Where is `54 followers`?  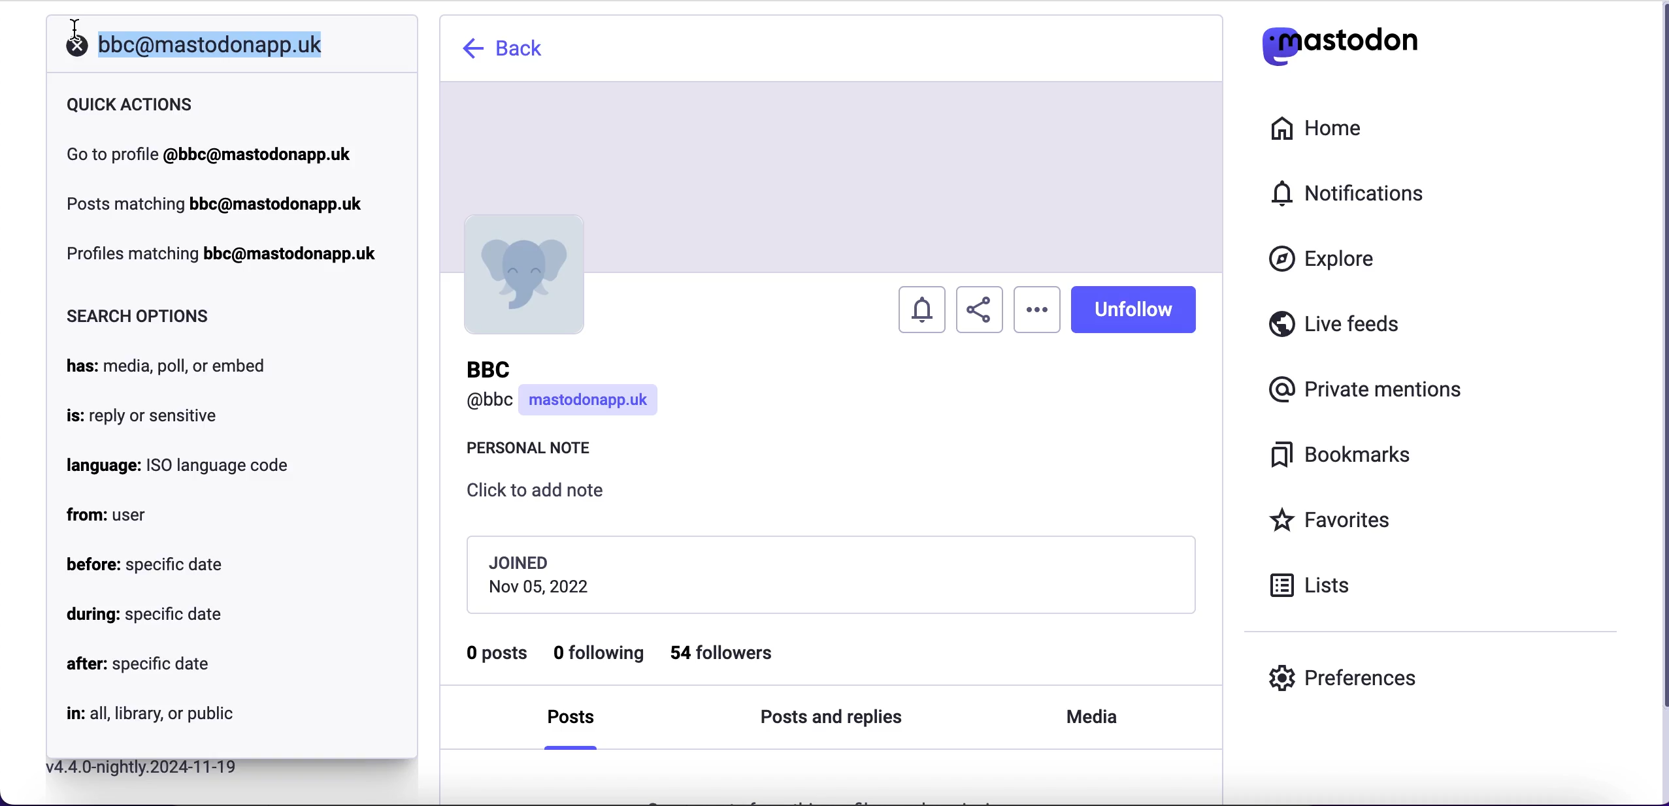 54 followers is located at coordinates (733, 653).